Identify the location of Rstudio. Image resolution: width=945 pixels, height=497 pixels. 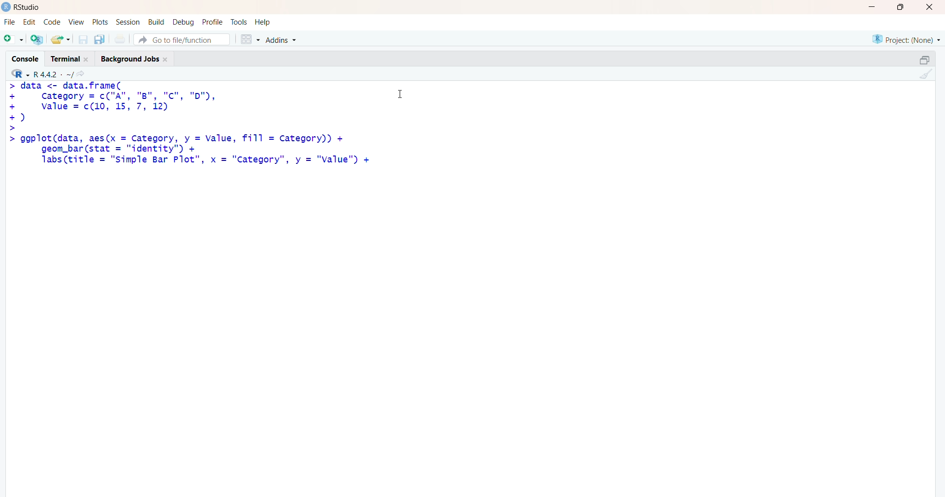
(30, 7).